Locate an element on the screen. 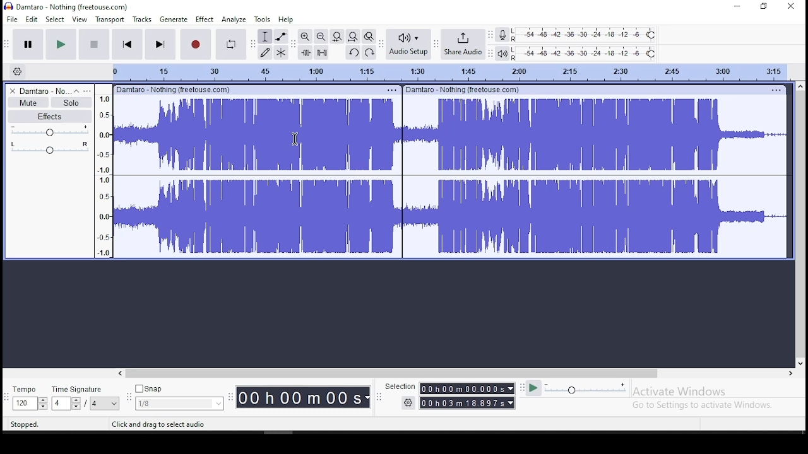  pan is located at coordinates (49, 149).